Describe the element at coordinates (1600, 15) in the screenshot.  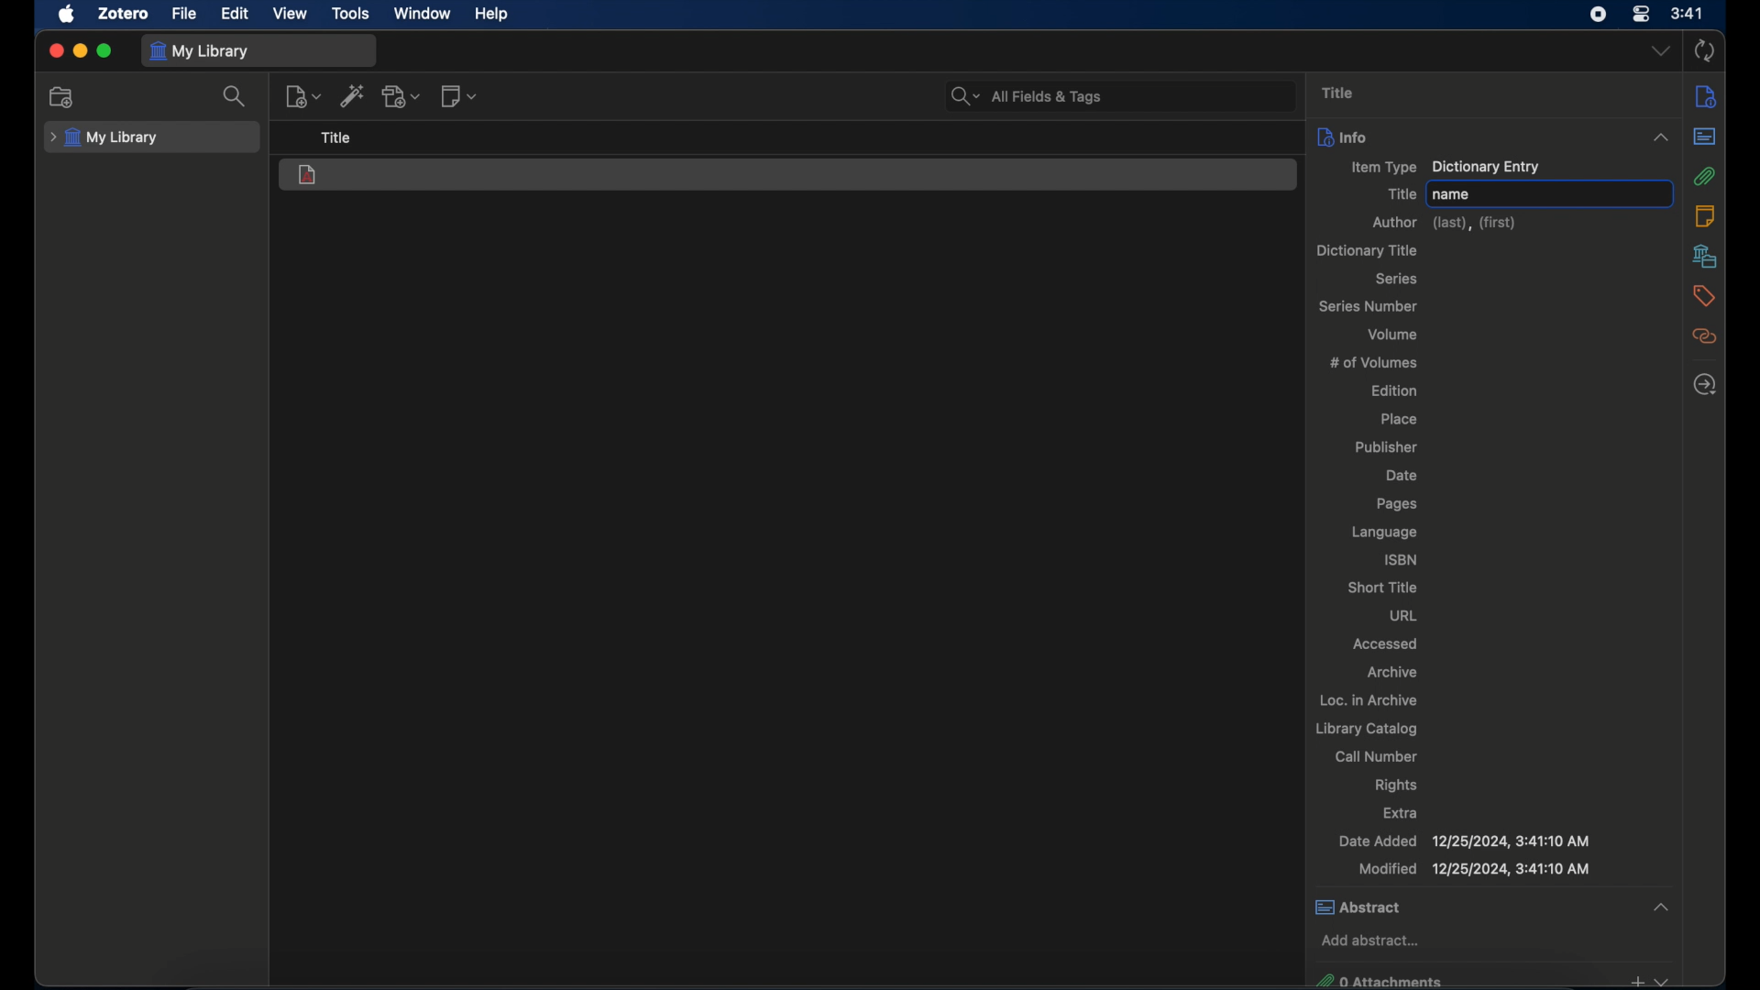
I see `screen recorder` at that location.